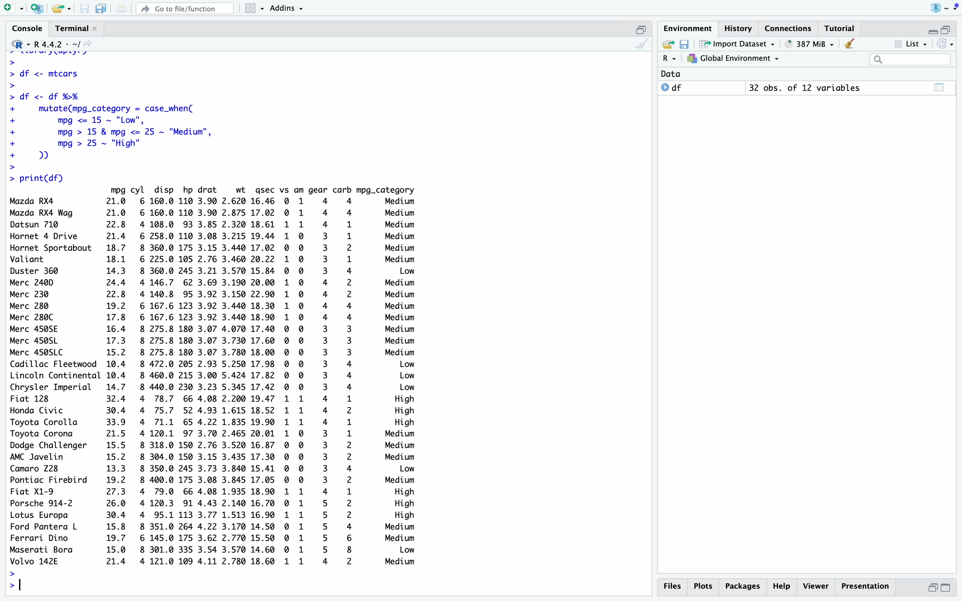 The width and height of the screenshot is (962, 601). I want to click on share folder, so click(669, 44).